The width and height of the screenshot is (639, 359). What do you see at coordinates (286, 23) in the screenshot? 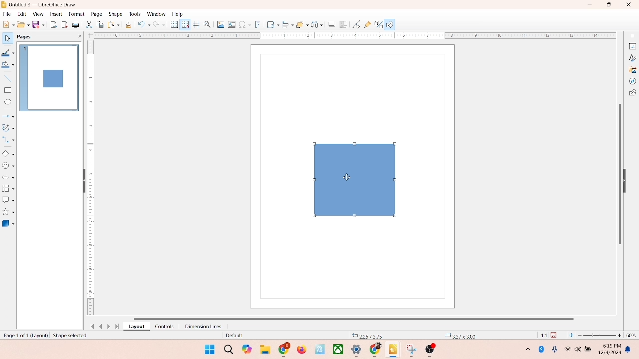
I see `allign` at bounding box center [286, 23].